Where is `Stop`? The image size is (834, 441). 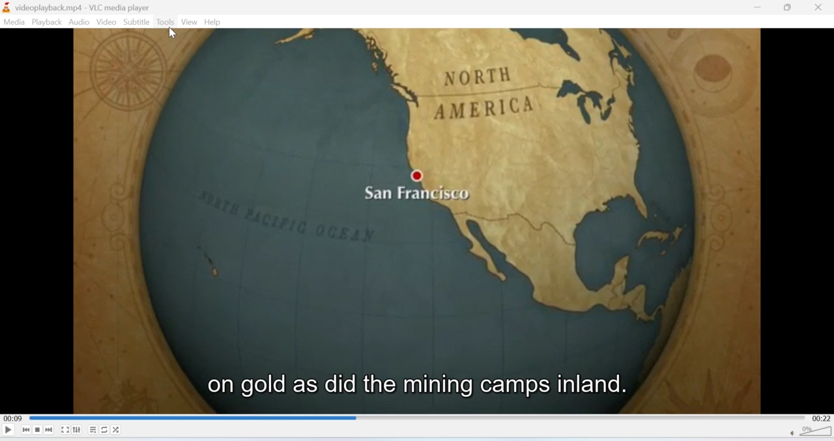
Stop is located at coordinates (38, 430).